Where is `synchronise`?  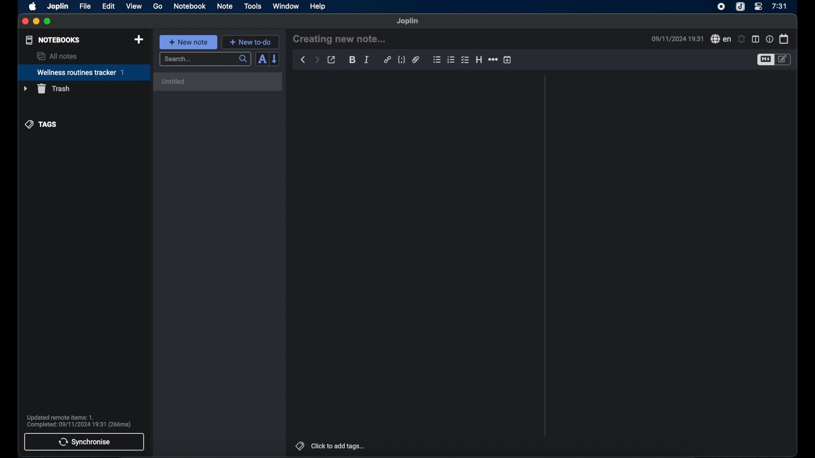 synchronise is located at coordinates (84, 442).